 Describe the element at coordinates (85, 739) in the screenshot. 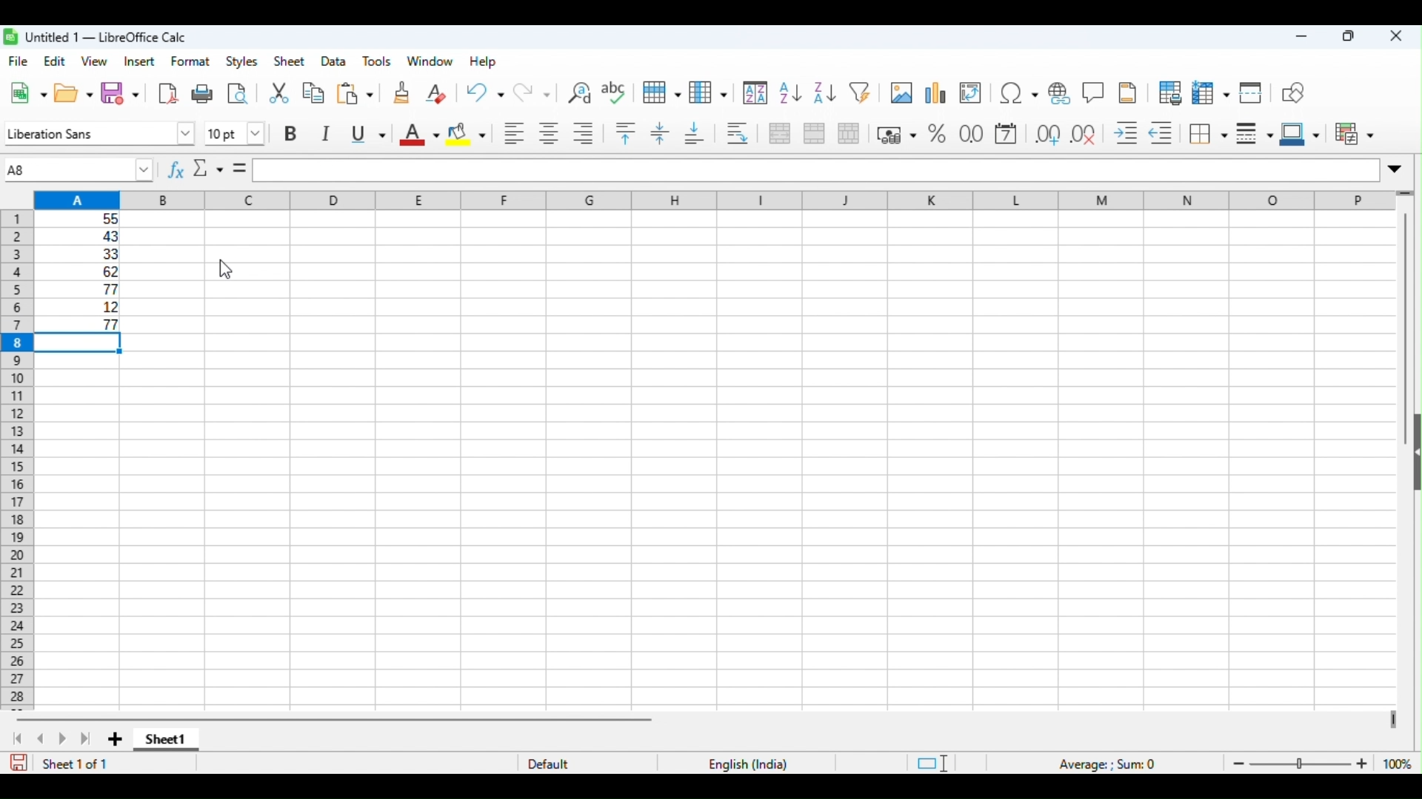

I see `last sheet` at that location.